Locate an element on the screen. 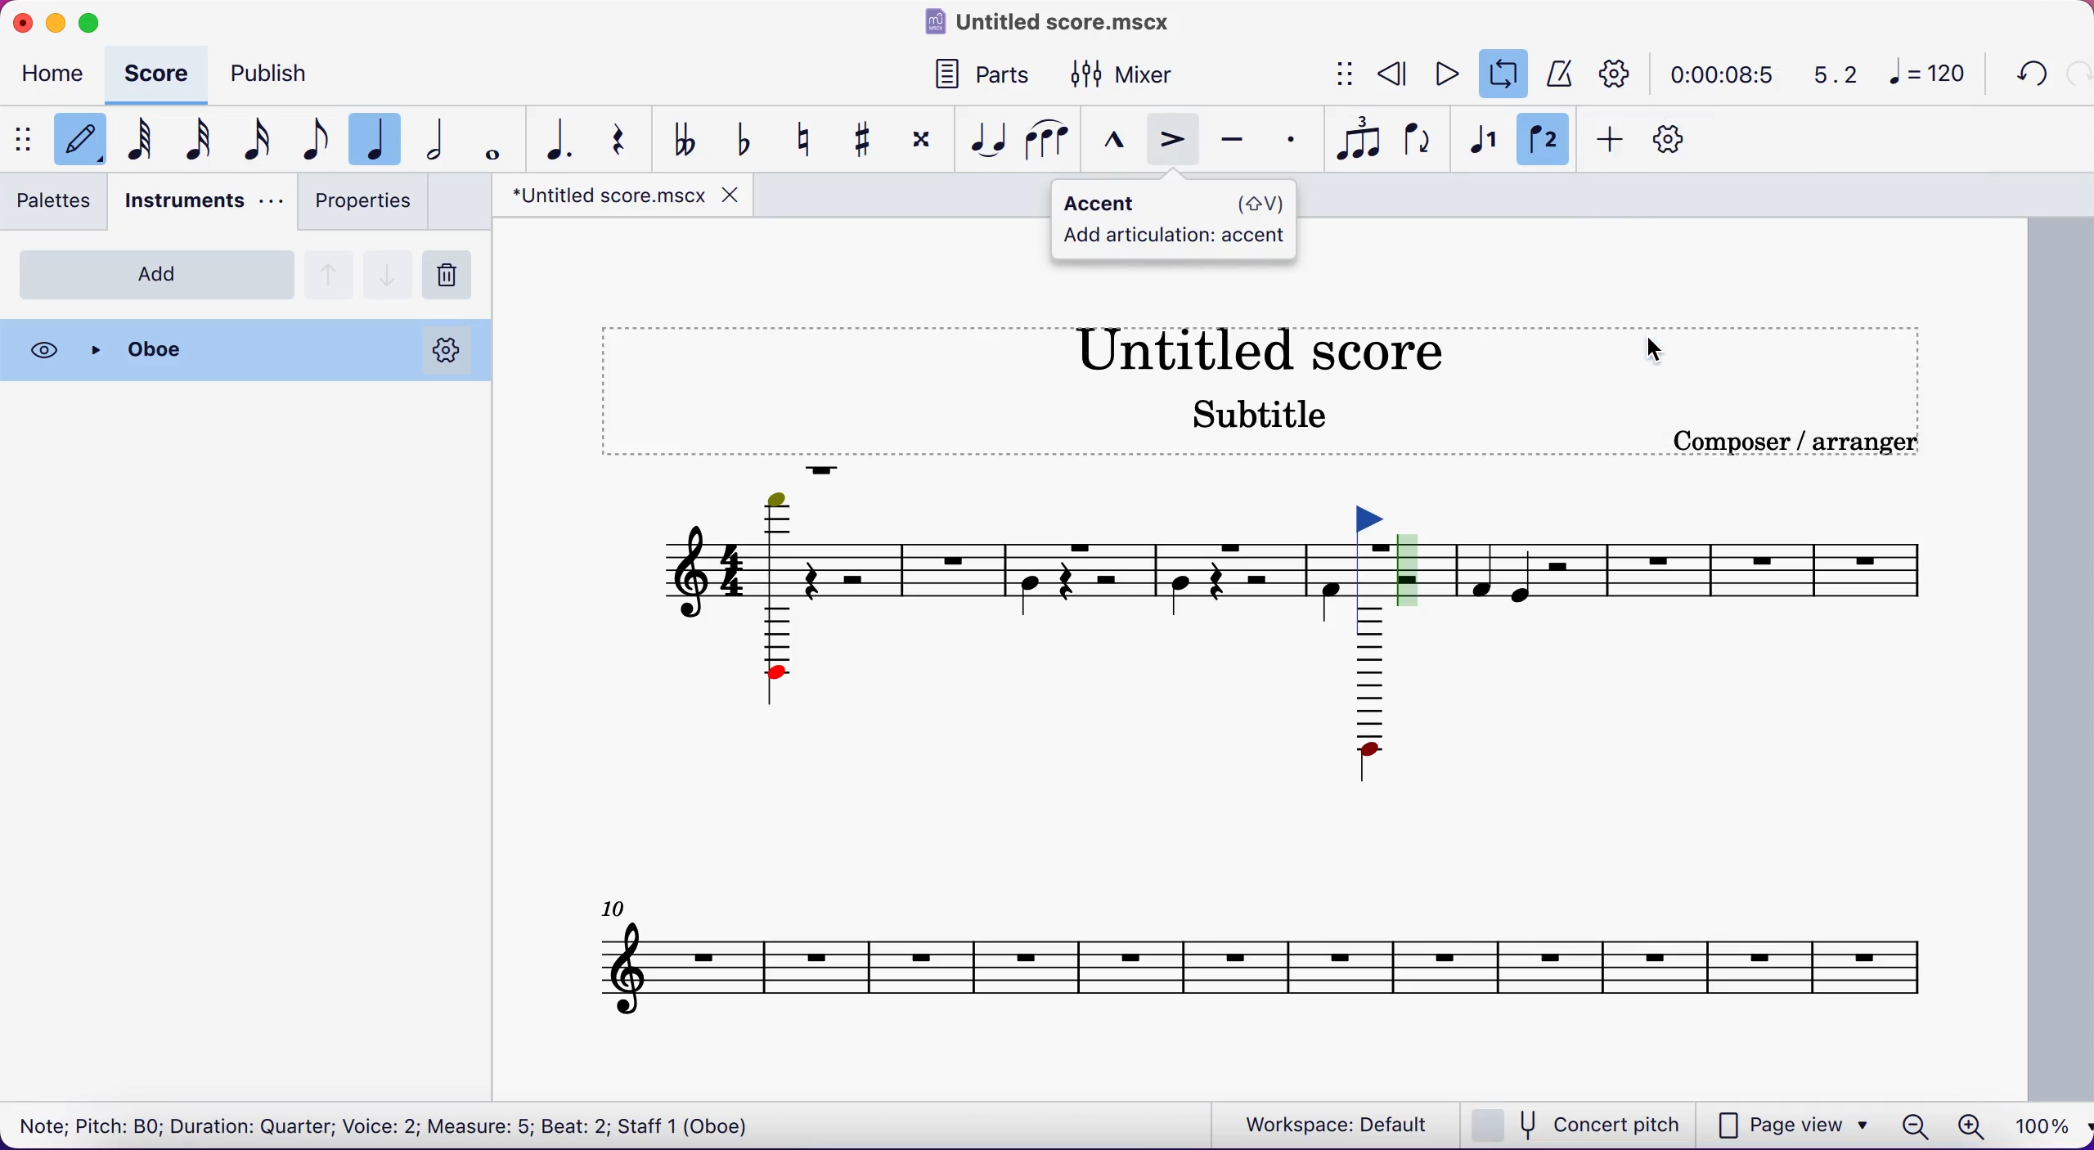 Image resolution: width=2094 pixels, height=1150 pixels. publish is located at coordinates (286, 71).